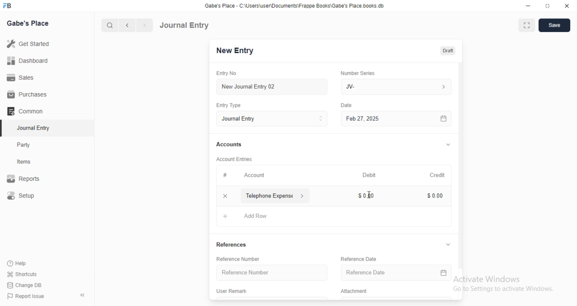  I want to click on Journal Entry, so click(186, 25).